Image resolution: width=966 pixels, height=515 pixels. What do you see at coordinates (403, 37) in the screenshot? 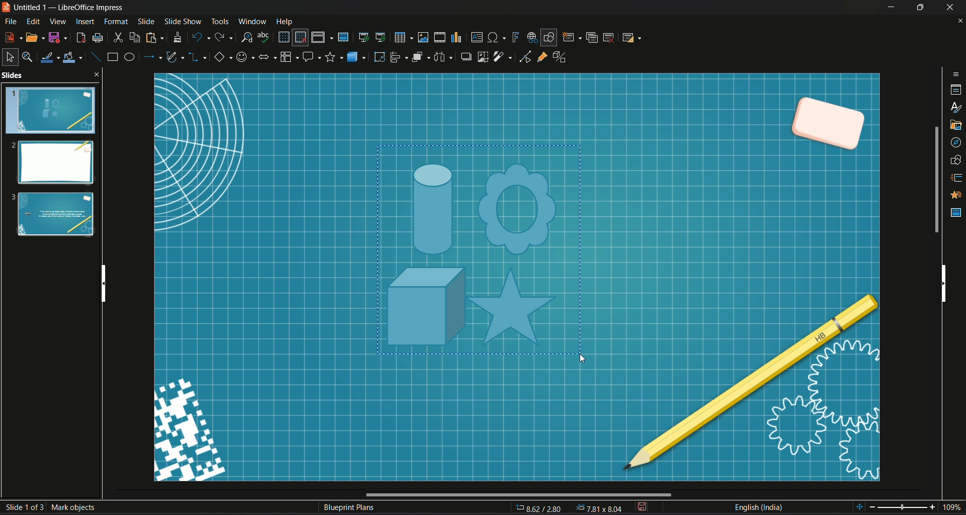
I see `table` at bounding box center [403, 37].